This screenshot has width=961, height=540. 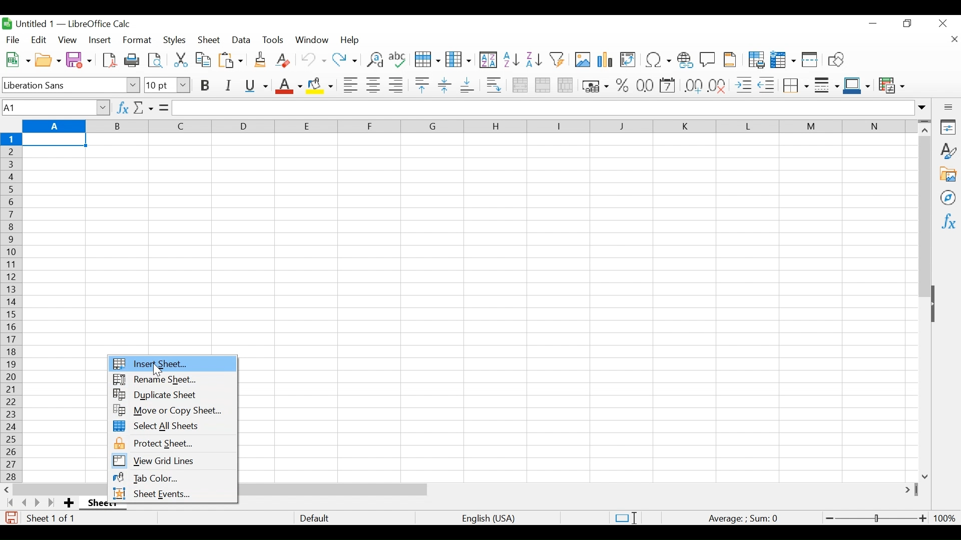 I want to click on Sort, so click(x=488, y=59).